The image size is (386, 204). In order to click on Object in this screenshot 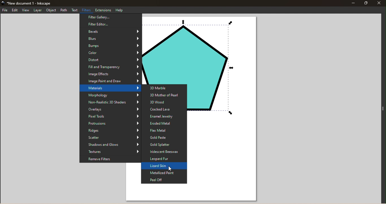, I will do `click(51, 10)`.